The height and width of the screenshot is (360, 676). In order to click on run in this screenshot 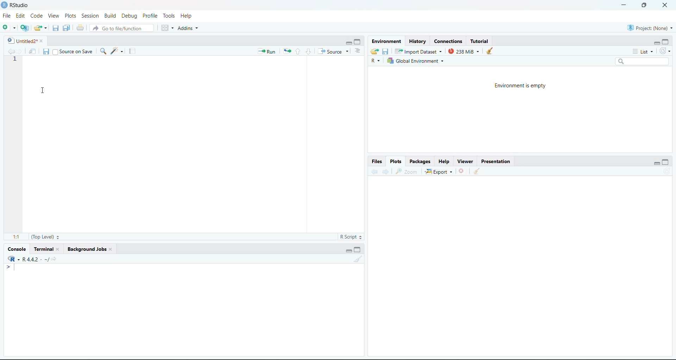, I will do `click(267, 52)`.